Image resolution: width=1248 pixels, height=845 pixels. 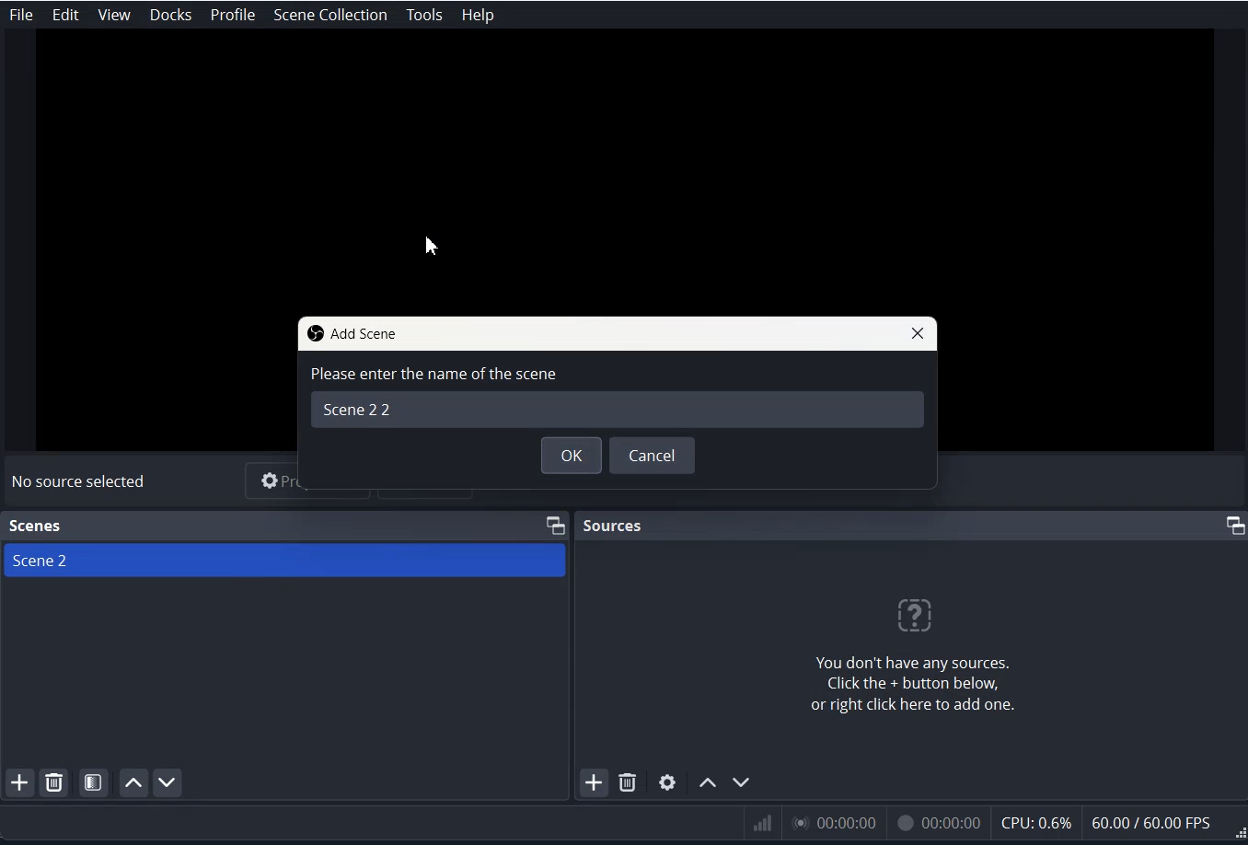 What do you see at coordinates (94, 782) in the screenshot?
I see `Open Scene Filter` at bounding box center [94, 782].